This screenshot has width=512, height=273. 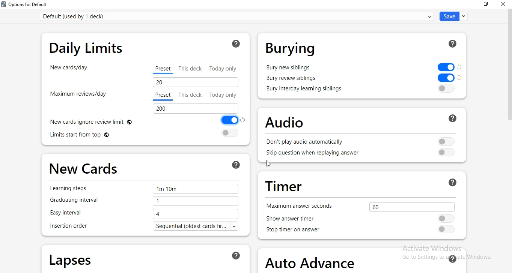 I want to click on stop timer on answer, so click(x=298, y=230).